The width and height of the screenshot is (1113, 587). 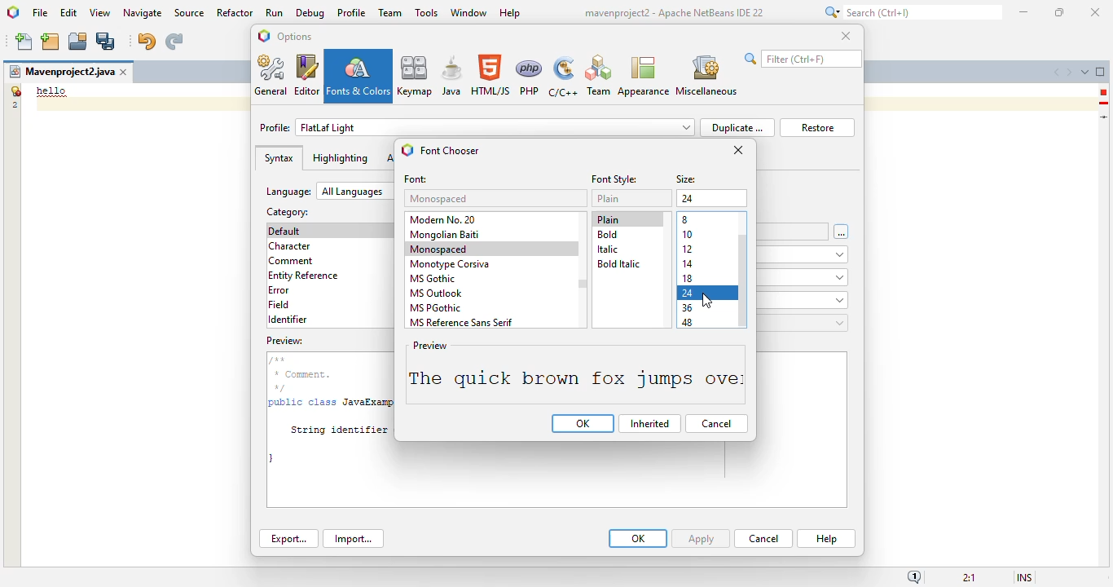 What do you see at coordinates (426, 12) in the screenshot?
I see `tools` at bounding box center [426, 12].